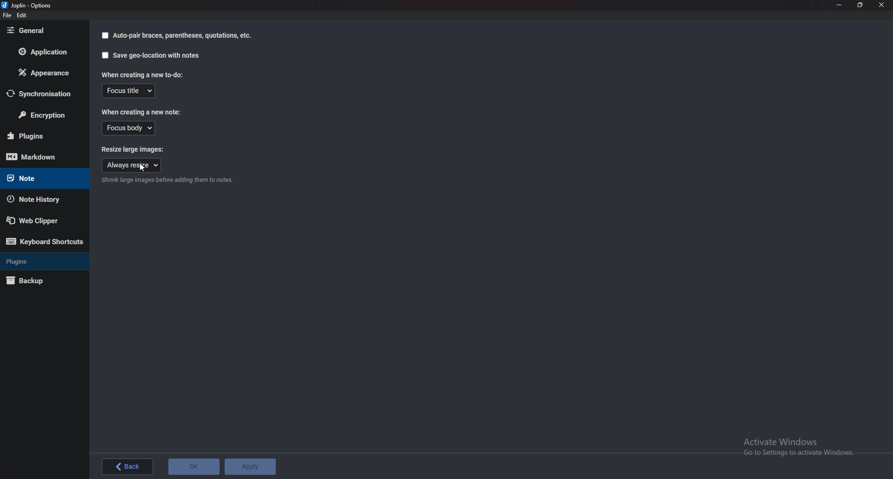 The image size is (893, 479). What do you see at coordinates (183, 37) in the screenshot?
I see `auto pair braces parenthesis quotation etc` at bounding box center [183, 37].